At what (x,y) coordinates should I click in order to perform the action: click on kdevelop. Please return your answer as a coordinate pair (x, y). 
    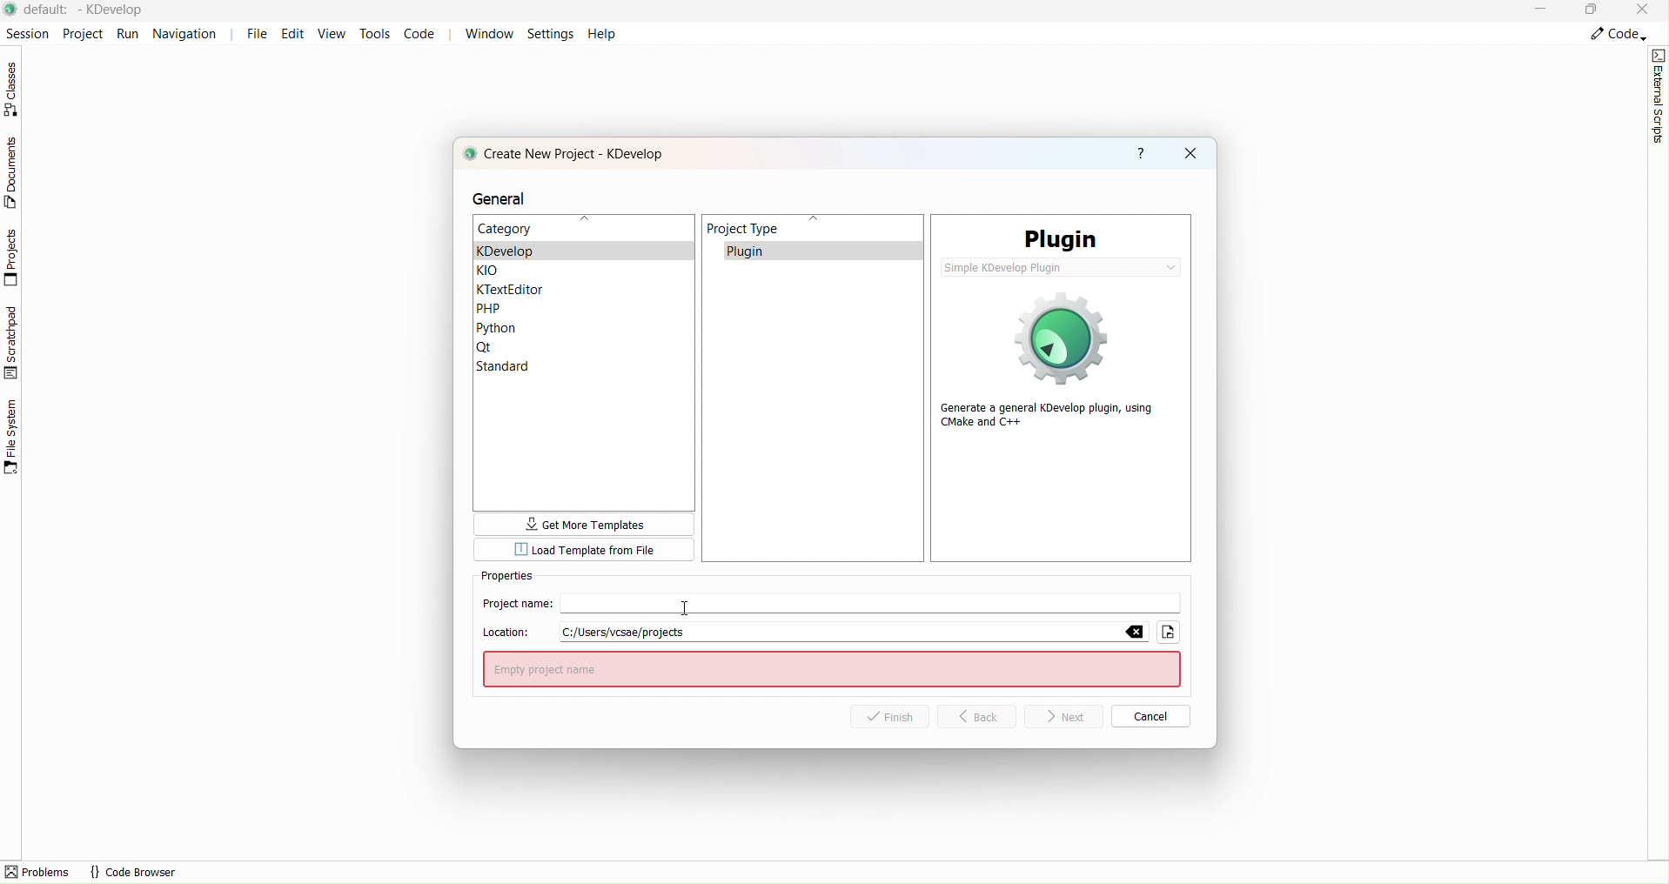
    Looking at the image, I should click on (541, 251).